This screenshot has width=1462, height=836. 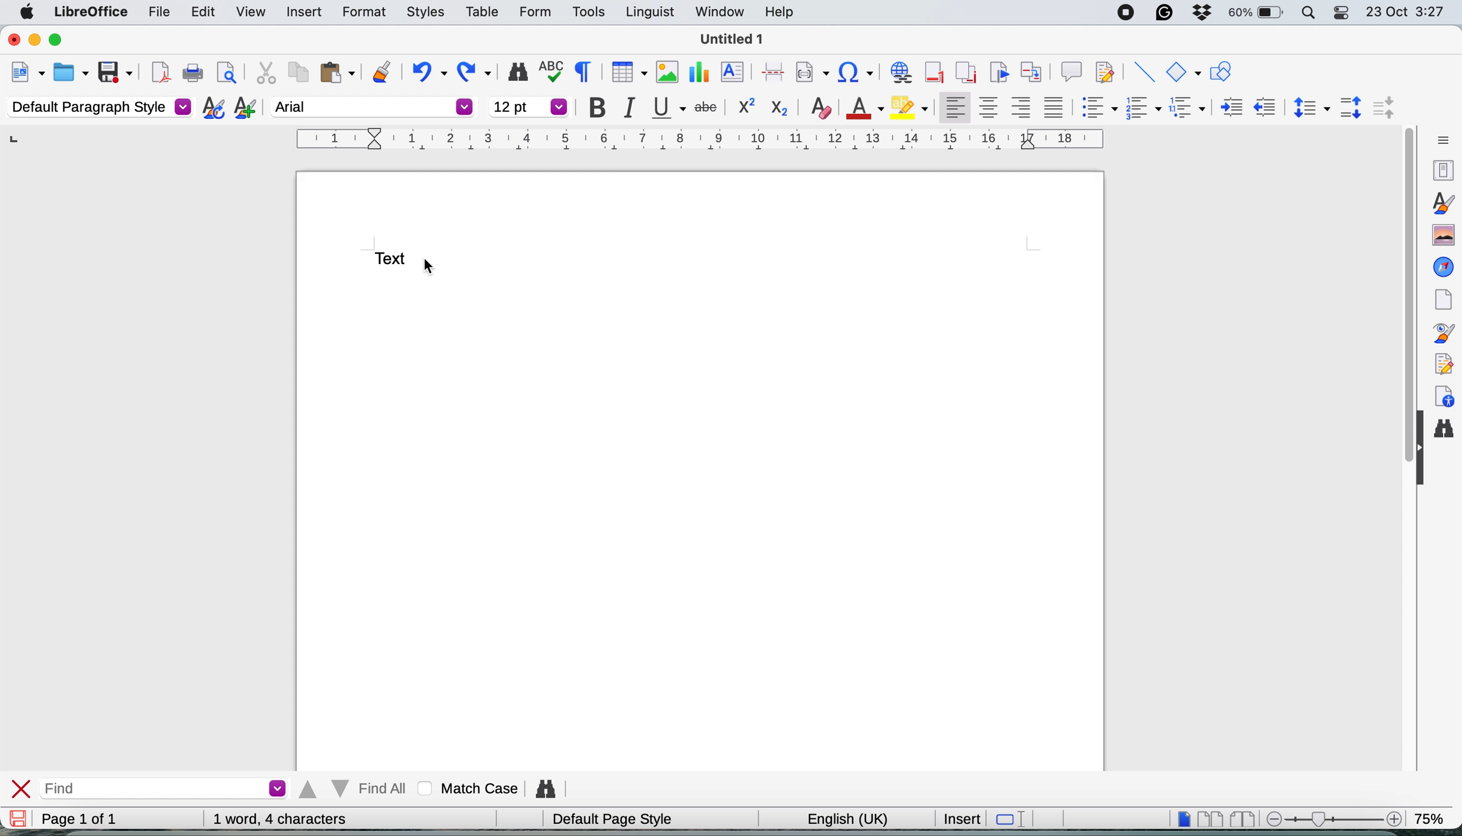 I want to click on help, so click(x=779, y=13).